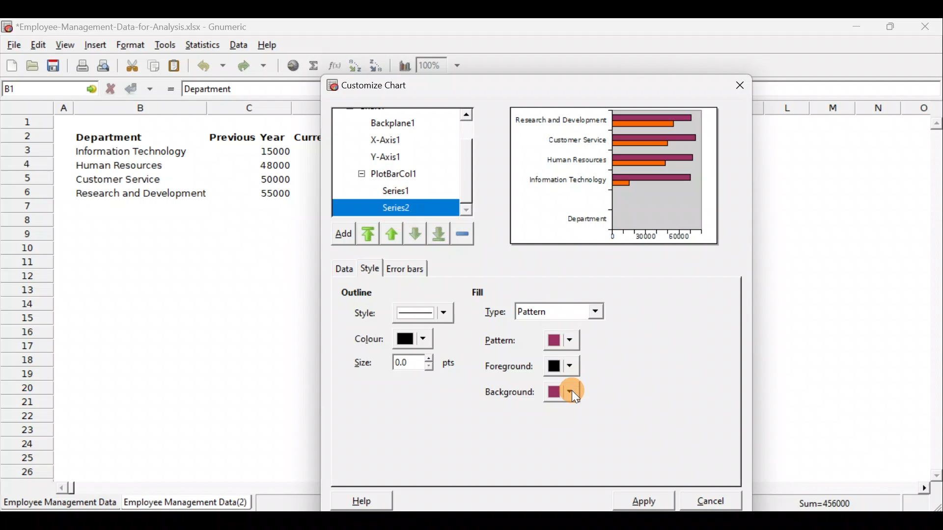  I want to click on Size, so click(401, 361).